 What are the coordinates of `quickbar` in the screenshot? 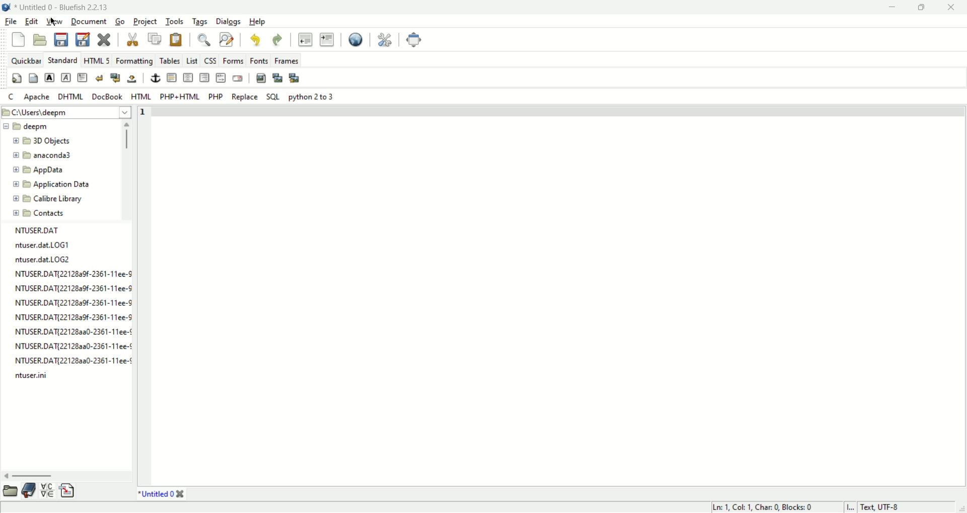 It's located at (25, 61).